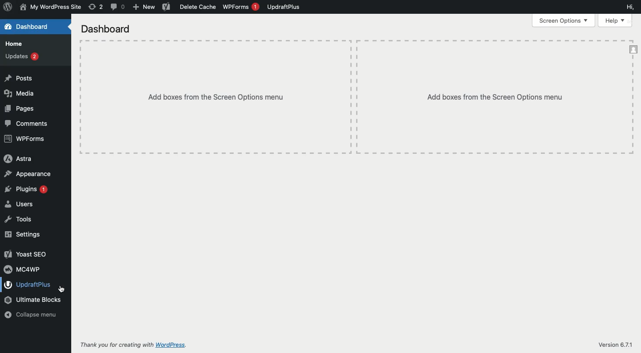  I want to click on Hi,, so click(631, 6).